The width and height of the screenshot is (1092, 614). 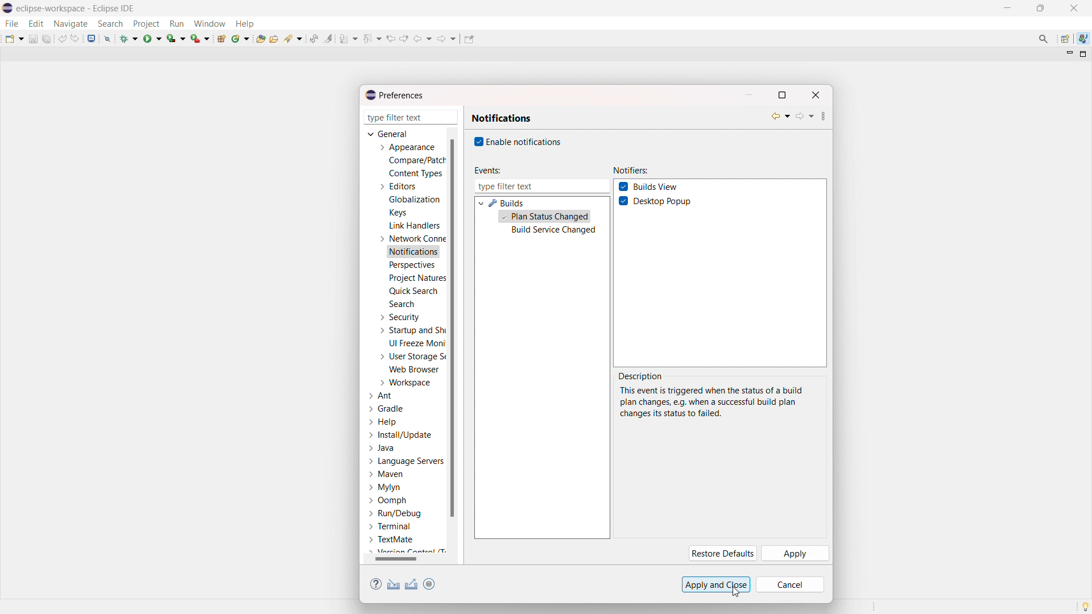 I want to click on link handlers, so click(x=415, y=226).